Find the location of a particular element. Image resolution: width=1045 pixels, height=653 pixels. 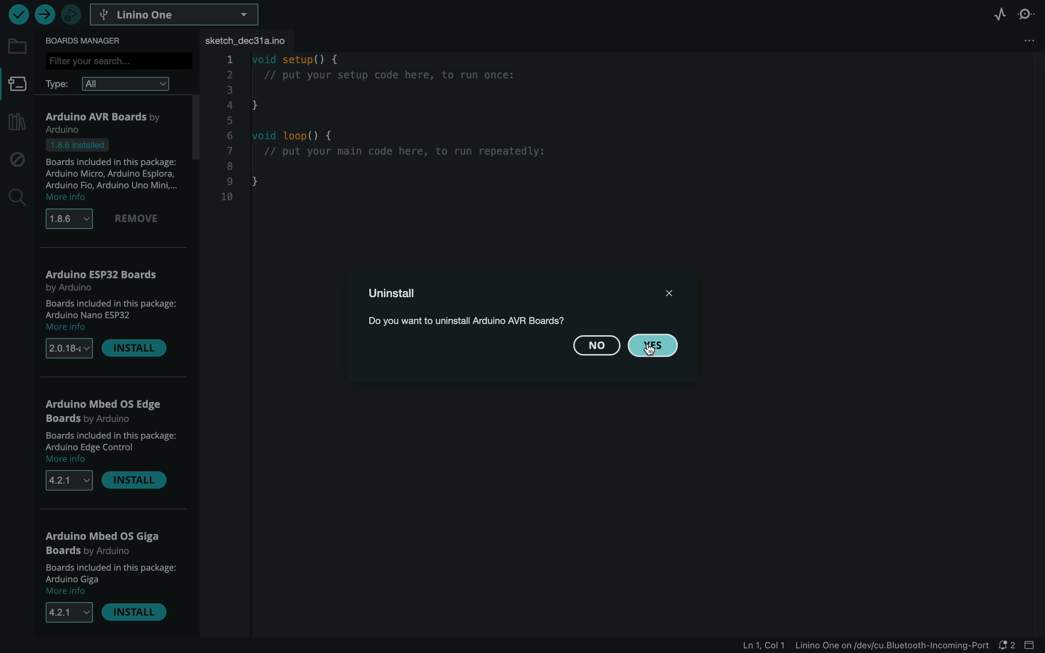

versions is located at coordinates (70, 218).